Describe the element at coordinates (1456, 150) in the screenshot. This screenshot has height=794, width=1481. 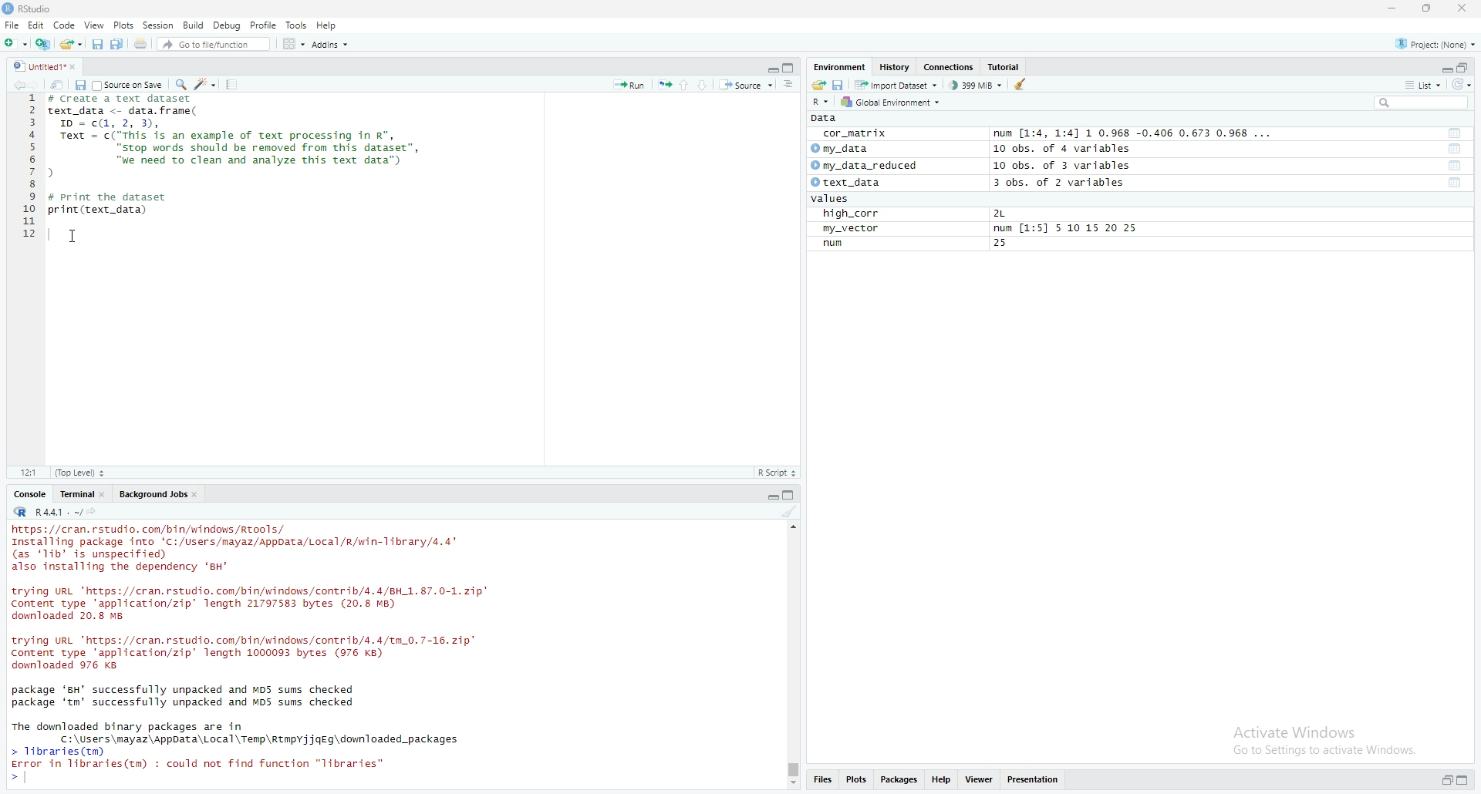
I see `functions` at that location.